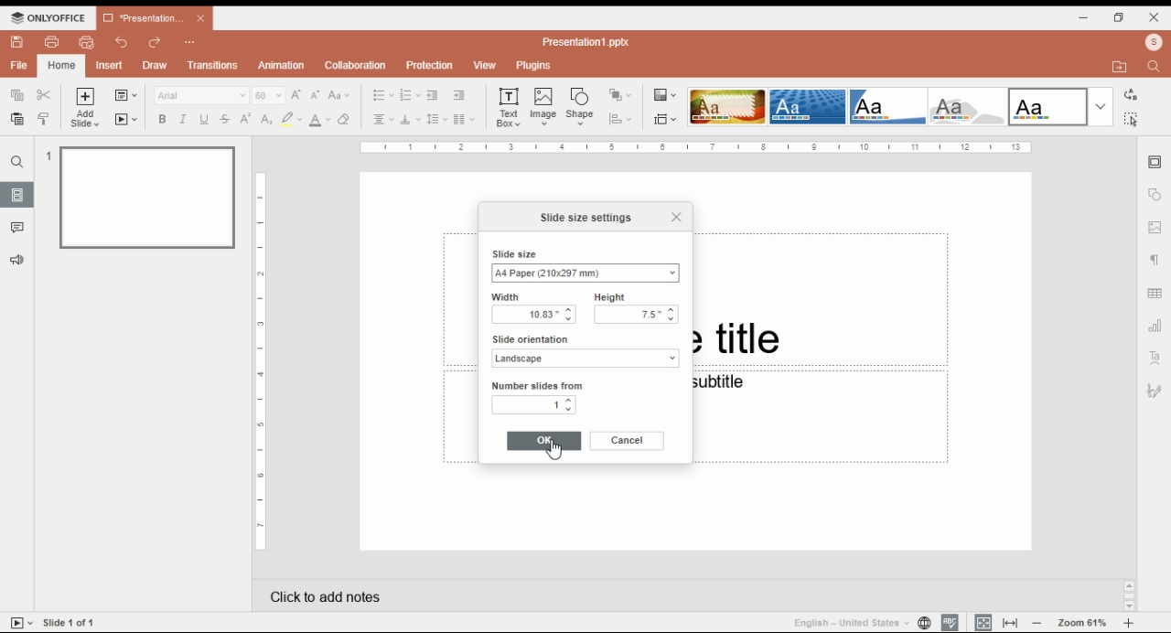  I want to click on text box, so click(510, 106).